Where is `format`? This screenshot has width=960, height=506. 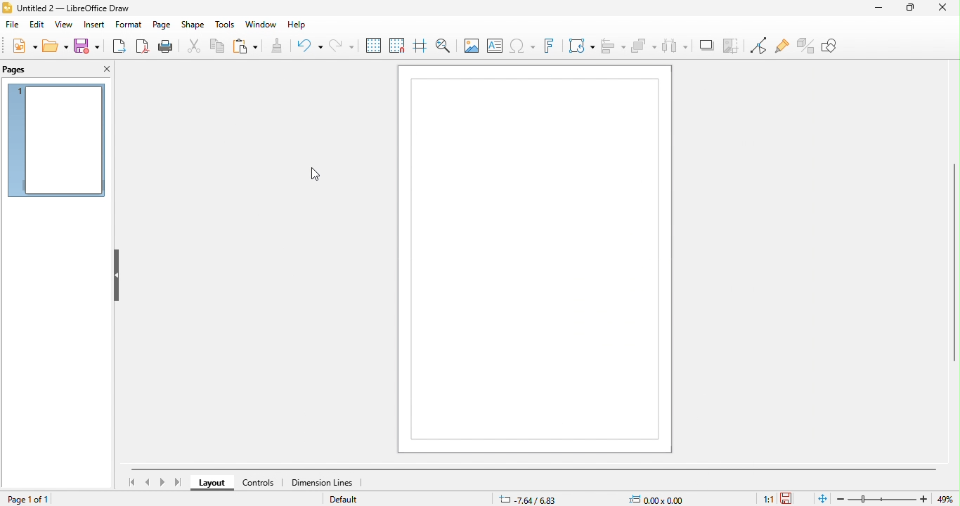 format is located at coordinates (129, 25).